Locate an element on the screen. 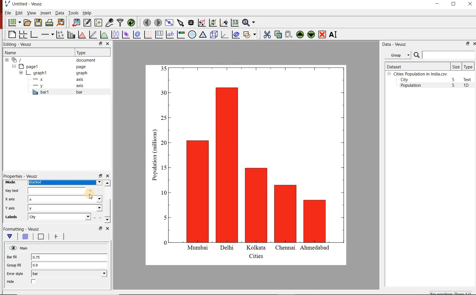 The image size is (476, 295). fit a function to data is located at coordinates (93, 34).